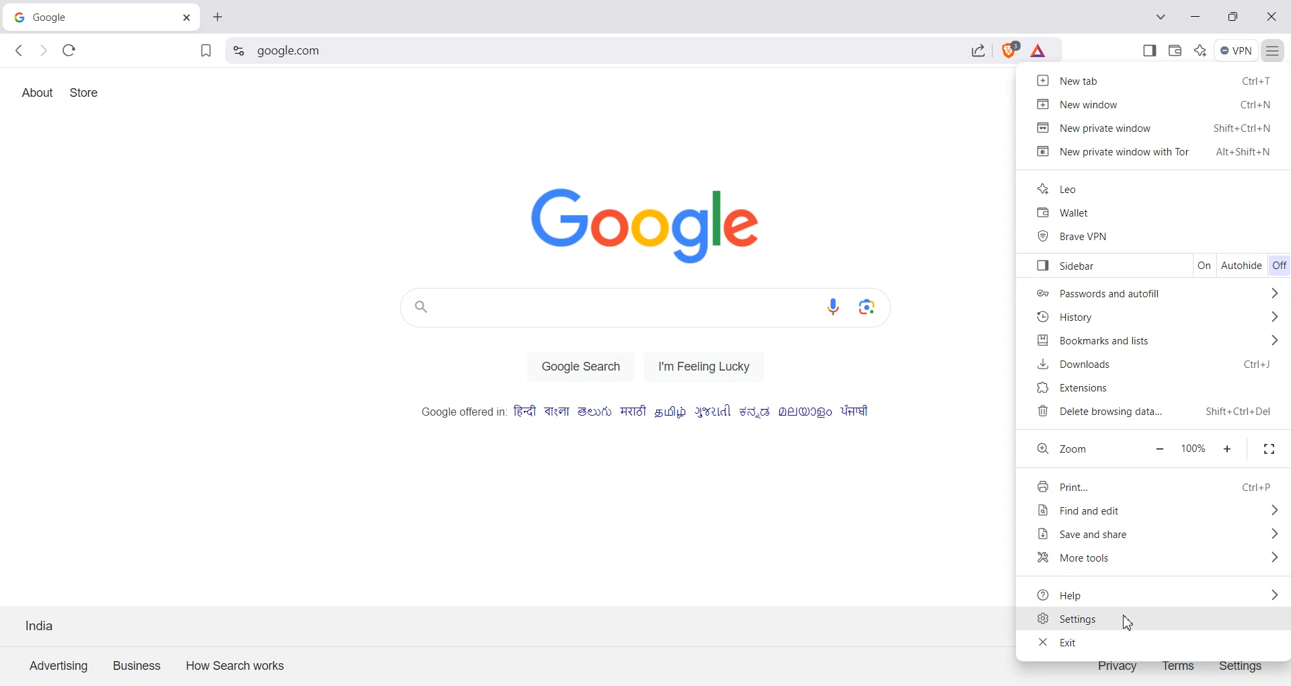 The width and height of the screenshot is (1291, 686). What do you see at coordinates (1161, 389) in the screenshot?
I see `Extensions` at bounding box center [1161, 389].